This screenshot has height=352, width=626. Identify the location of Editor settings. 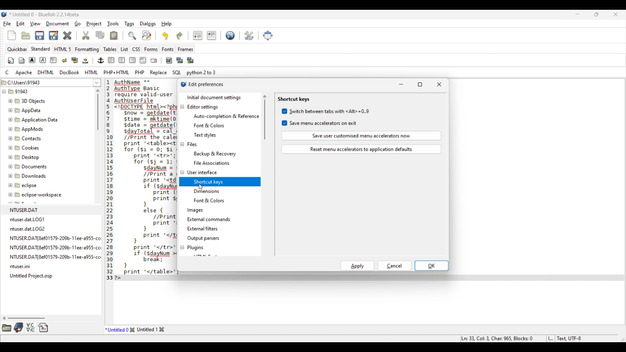
(202, 107).